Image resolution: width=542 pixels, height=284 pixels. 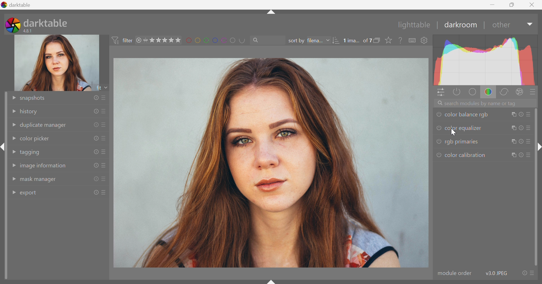 I want to click on Drop Down, so click(x=13, y=125).